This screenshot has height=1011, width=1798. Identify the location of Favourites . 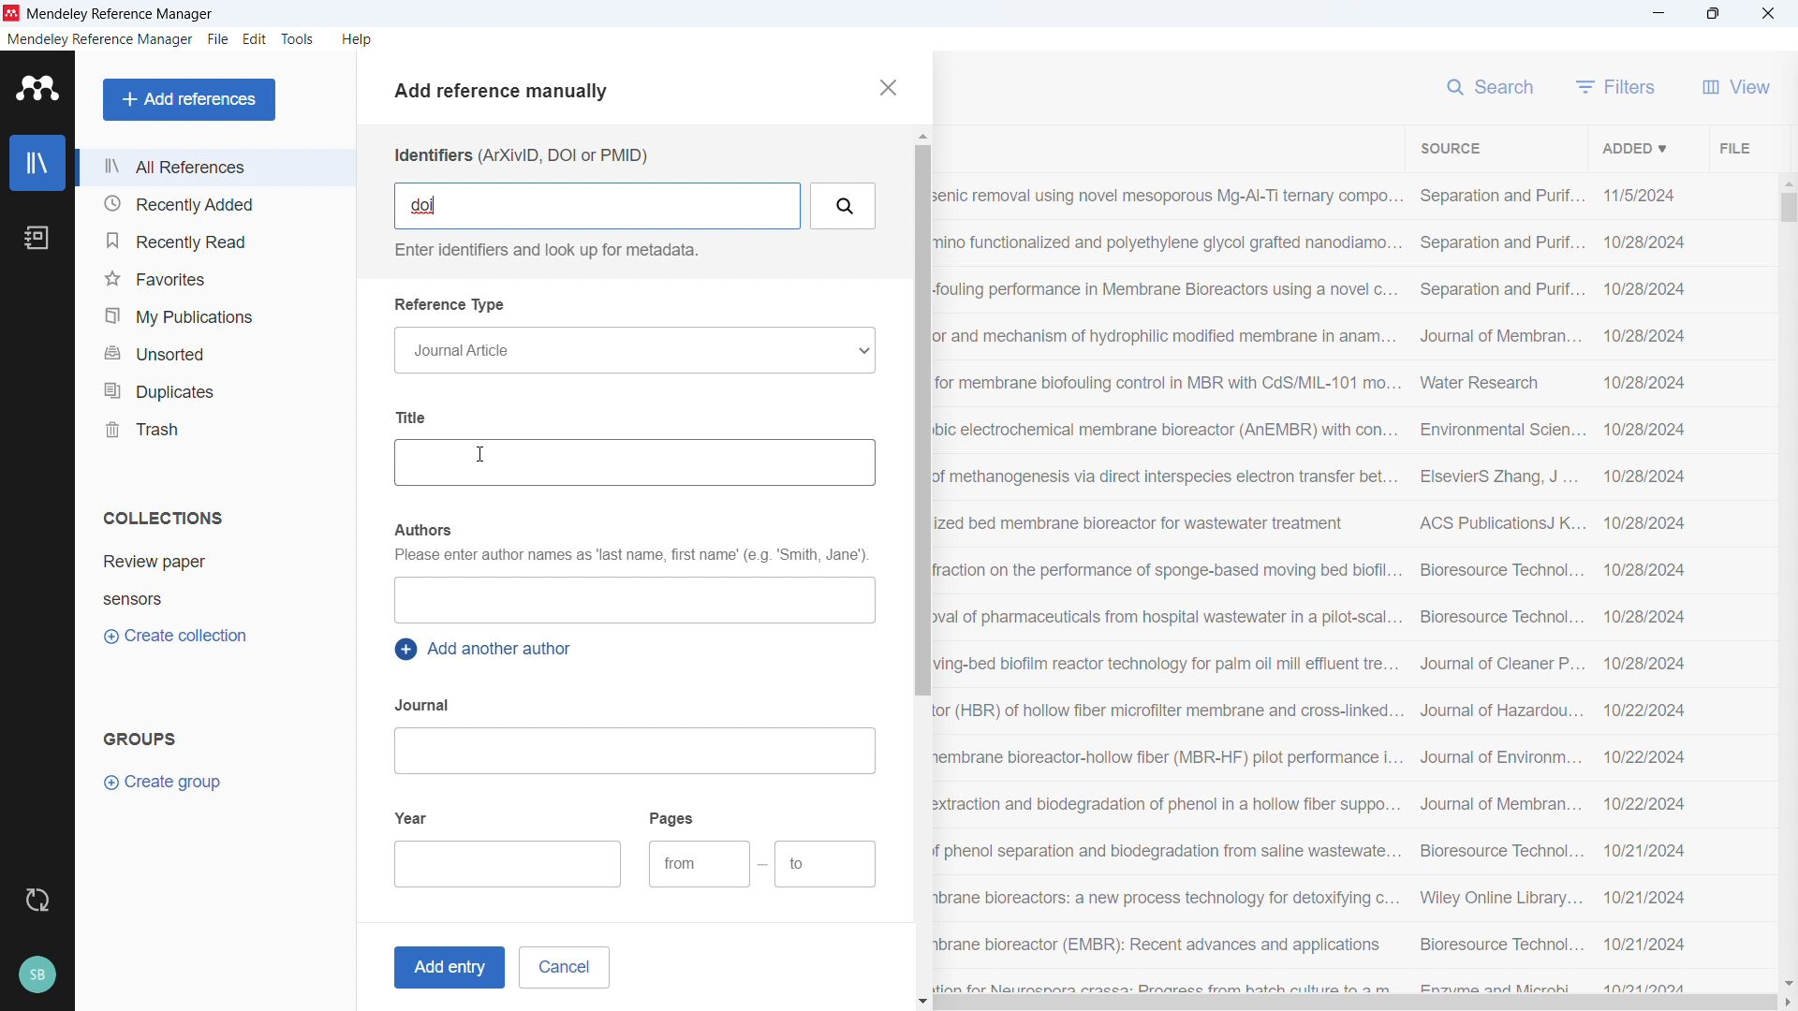
(214, 278).